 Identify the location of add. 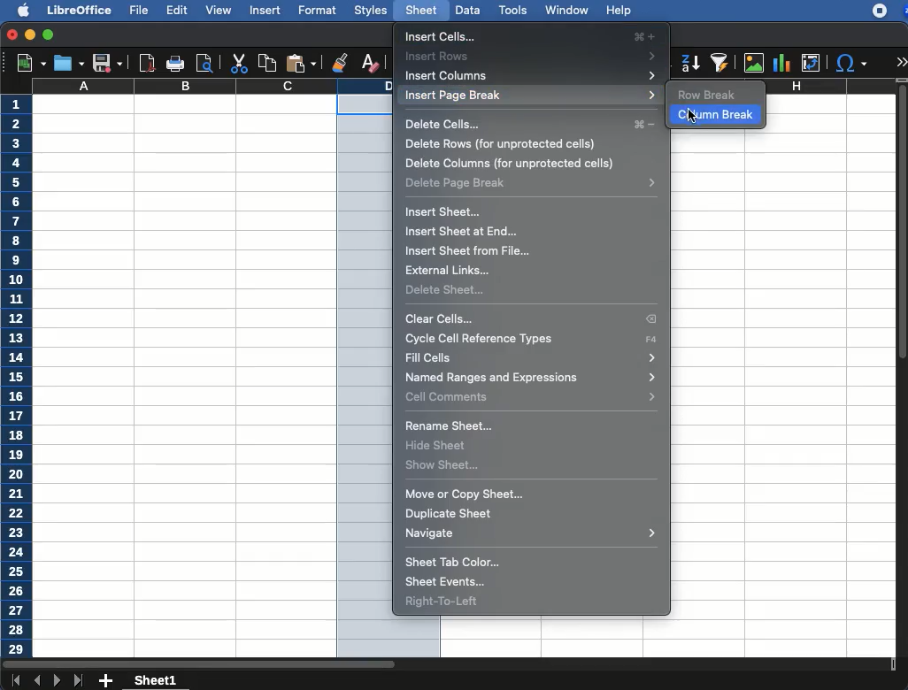
(106, 681).